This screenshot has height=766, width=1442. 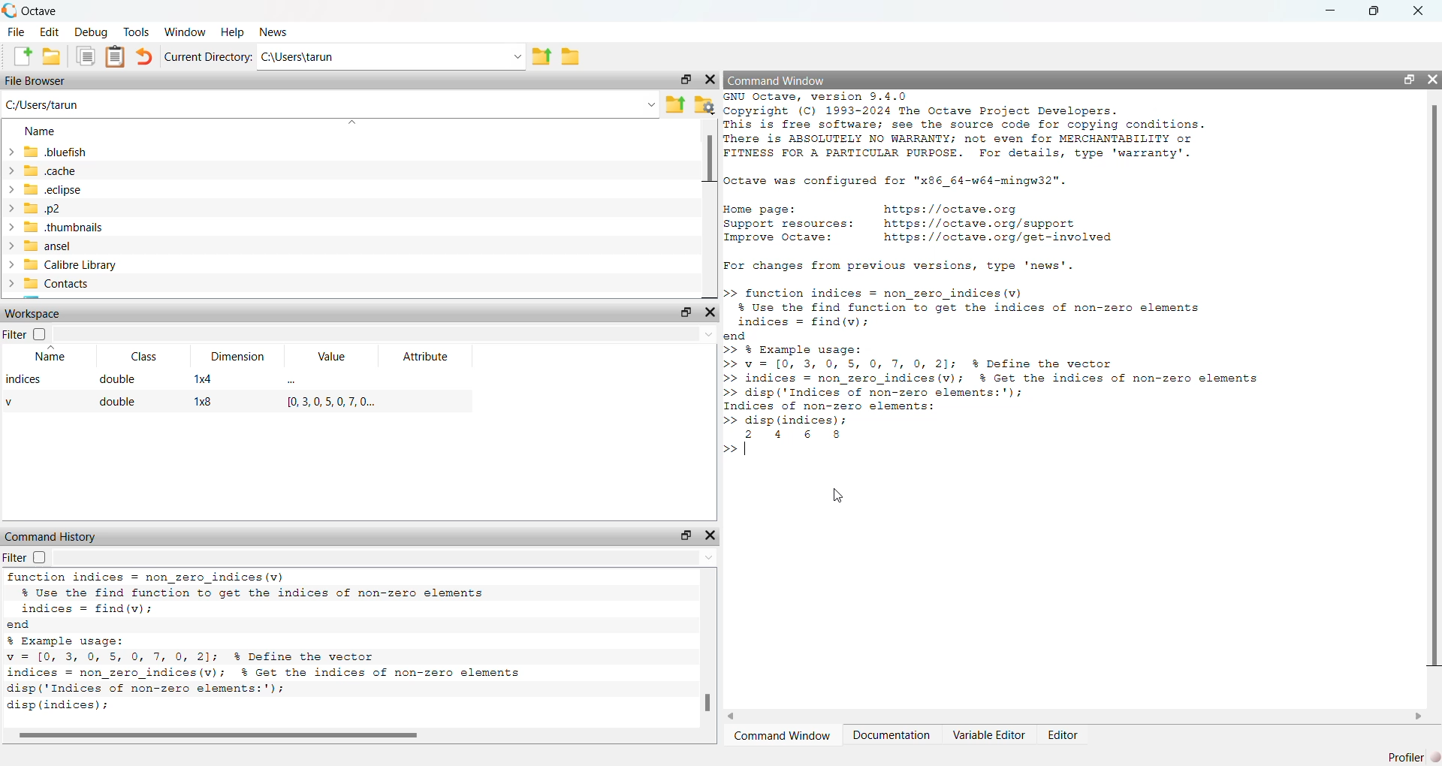 I want to click on documents, so click(x=87, y=59).